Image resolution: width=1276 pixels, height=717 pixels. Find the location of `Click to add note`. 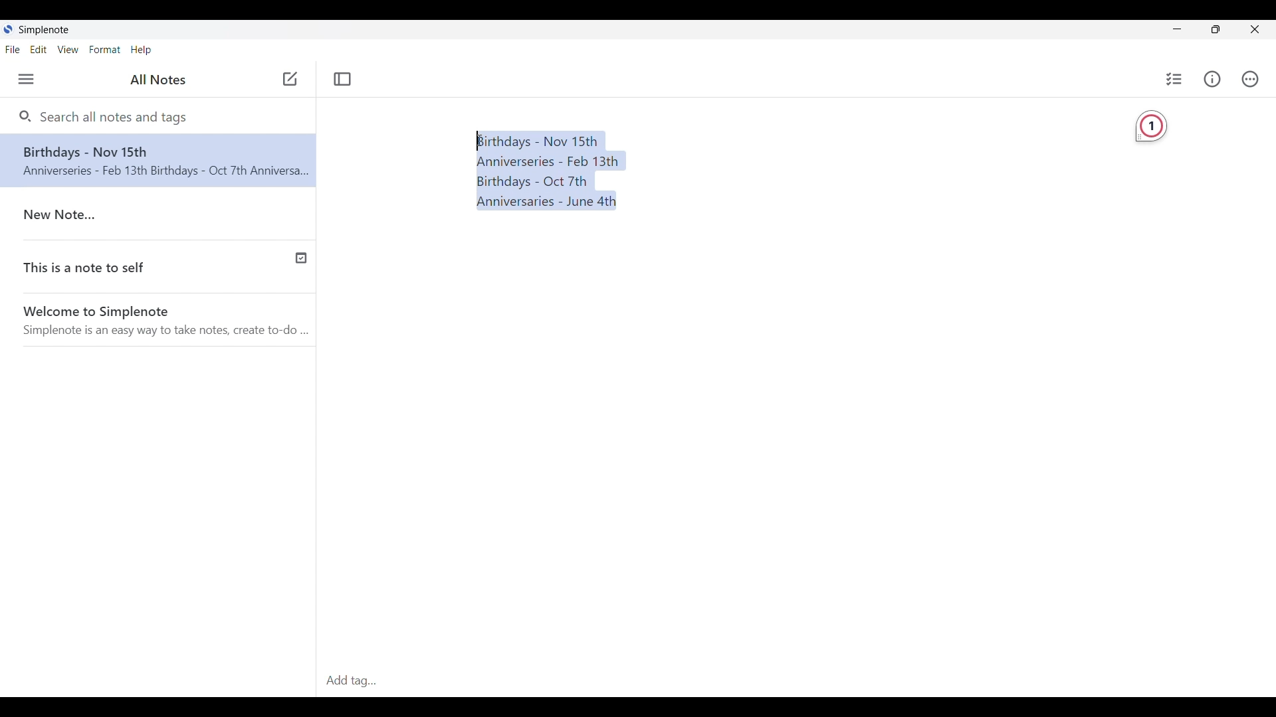

Click to add note is located at coordinates (290, 78).